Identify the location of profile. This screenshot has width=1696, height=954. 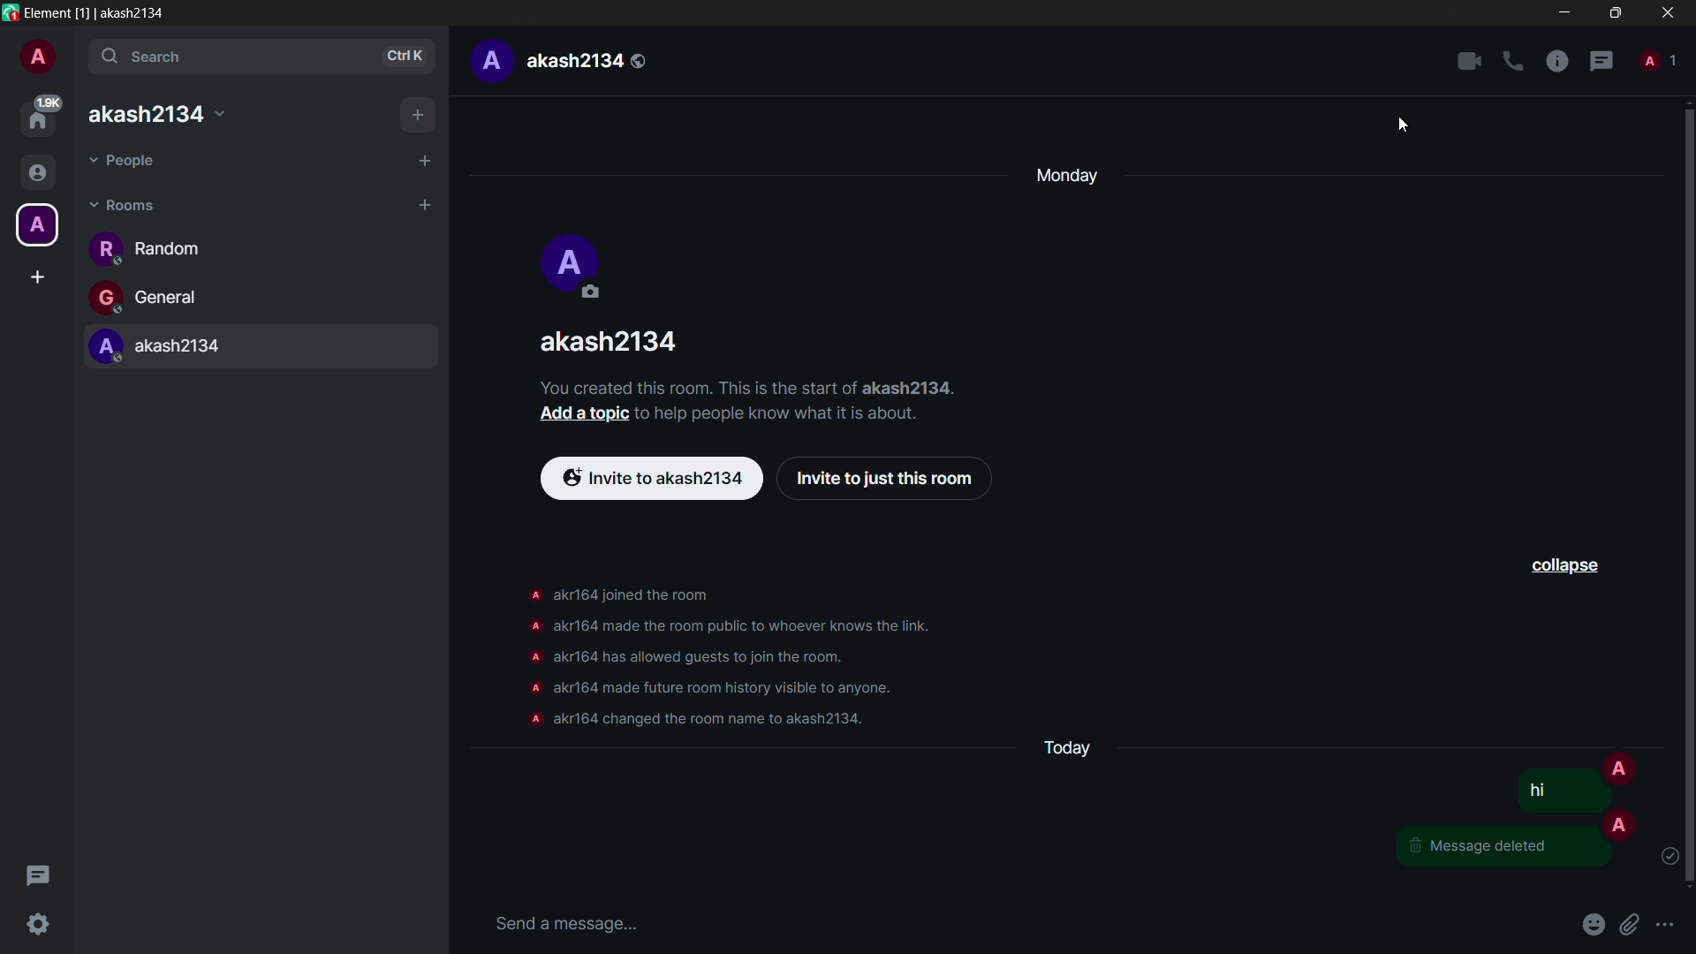
(532, 592).